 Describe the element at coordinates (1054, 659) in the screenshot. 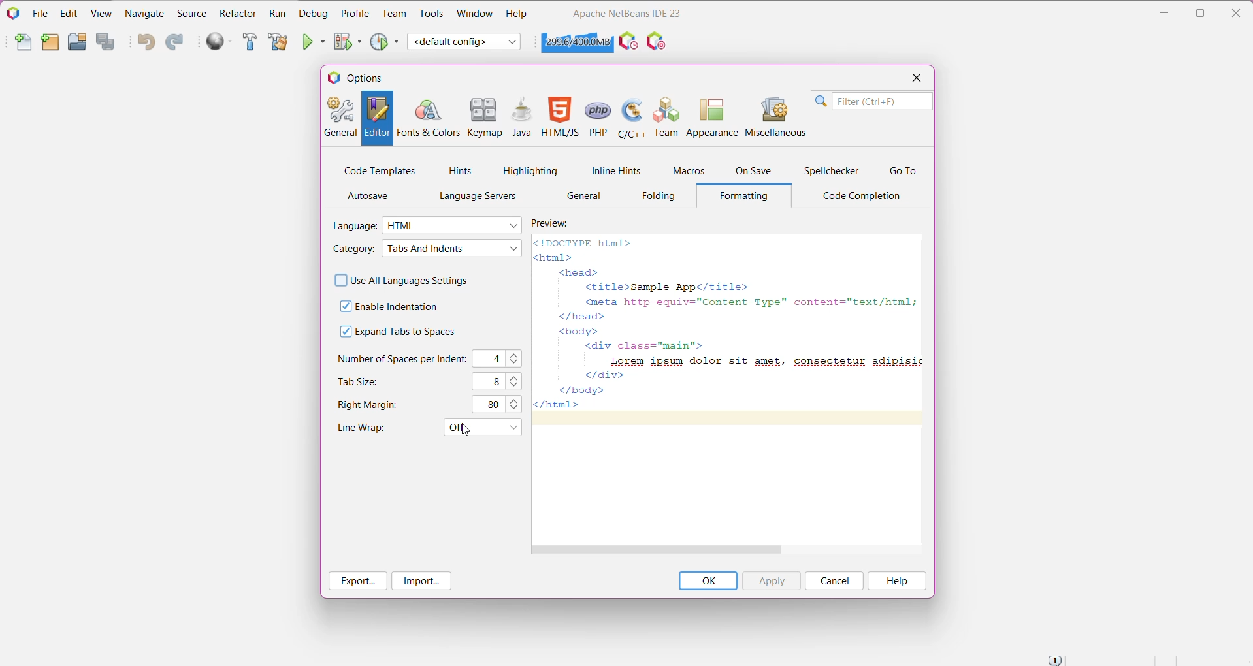

I see `Notifications` at that location.